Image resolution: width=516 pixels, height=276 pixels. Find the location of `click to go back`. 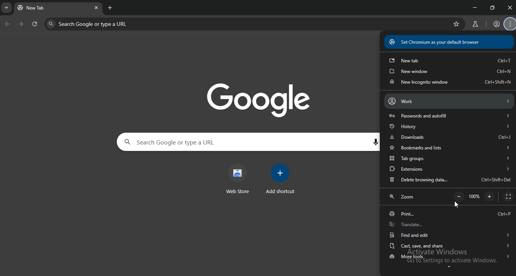

click to go back is located at coordinates (7, 24).